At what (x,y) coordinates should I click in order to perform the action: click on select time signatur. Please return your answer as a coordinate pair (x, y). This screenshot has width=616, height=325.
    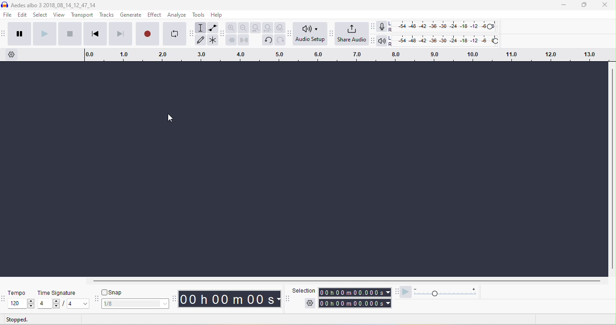
    Looking at the image, I should click on (64, 304).